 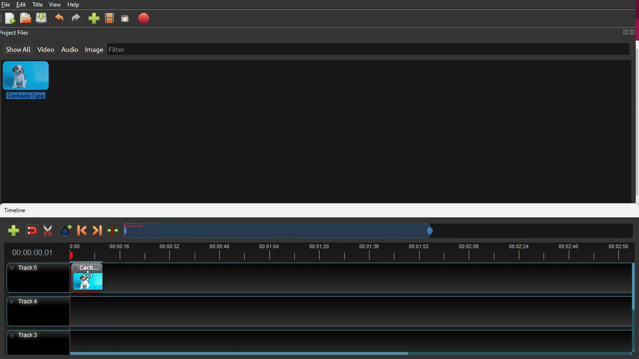 What do you see at coordinates (33, 251) in the screenshot?
I see `time` at bounding box center [33, 251].